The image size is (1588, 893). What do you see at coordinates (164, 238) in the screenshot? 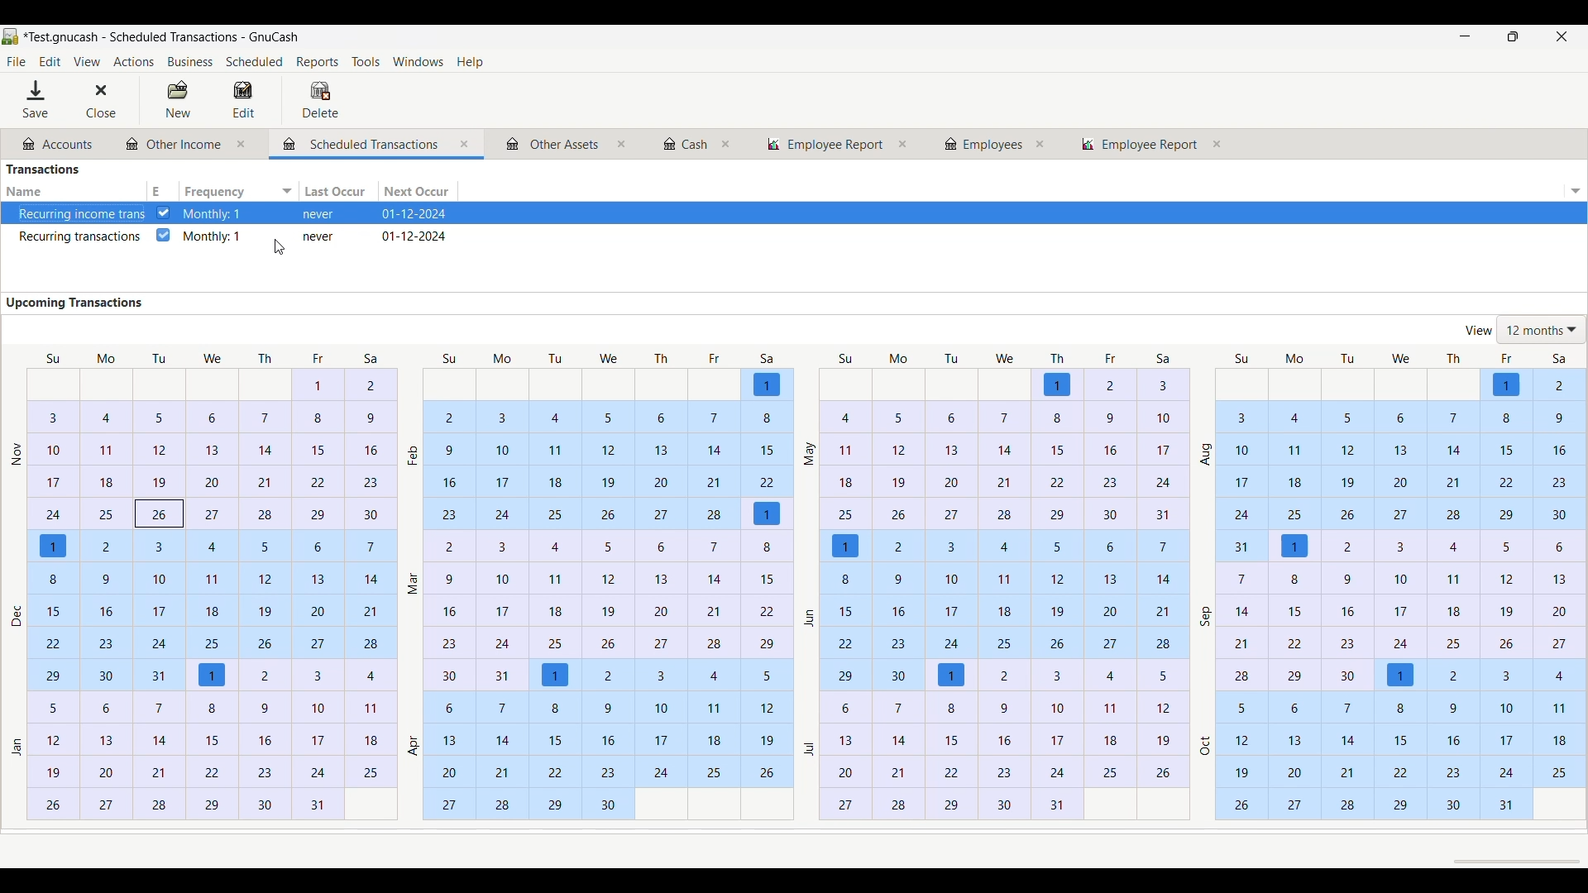
I see `checkbox` at bounding box center [164, 238].